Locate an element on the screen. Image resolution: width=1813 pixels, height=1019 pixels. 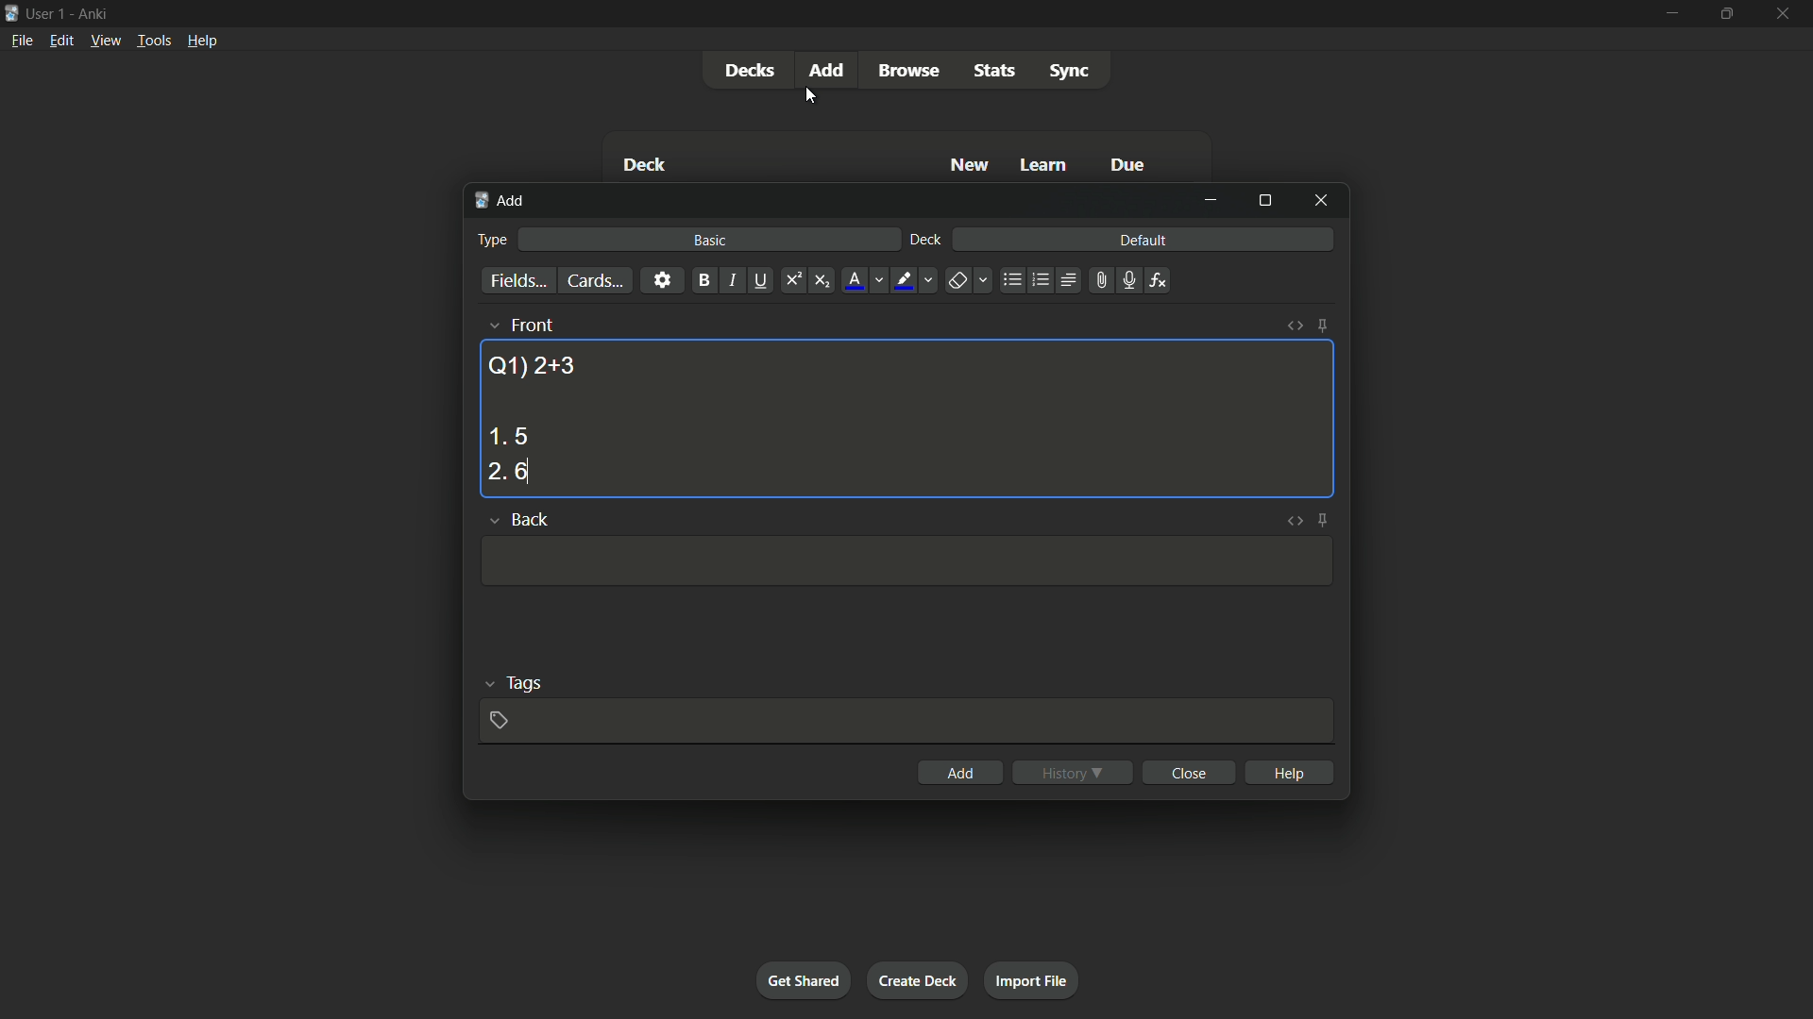
help menu is located at coordinates (201, 41).